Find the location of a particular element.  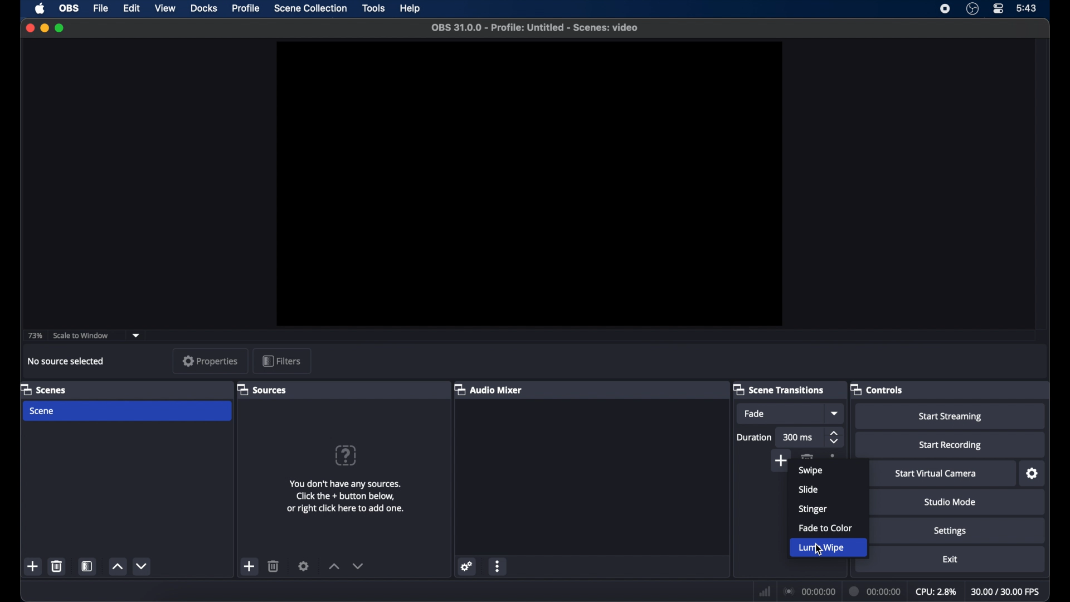

preview is located at coordinates (531, 185).